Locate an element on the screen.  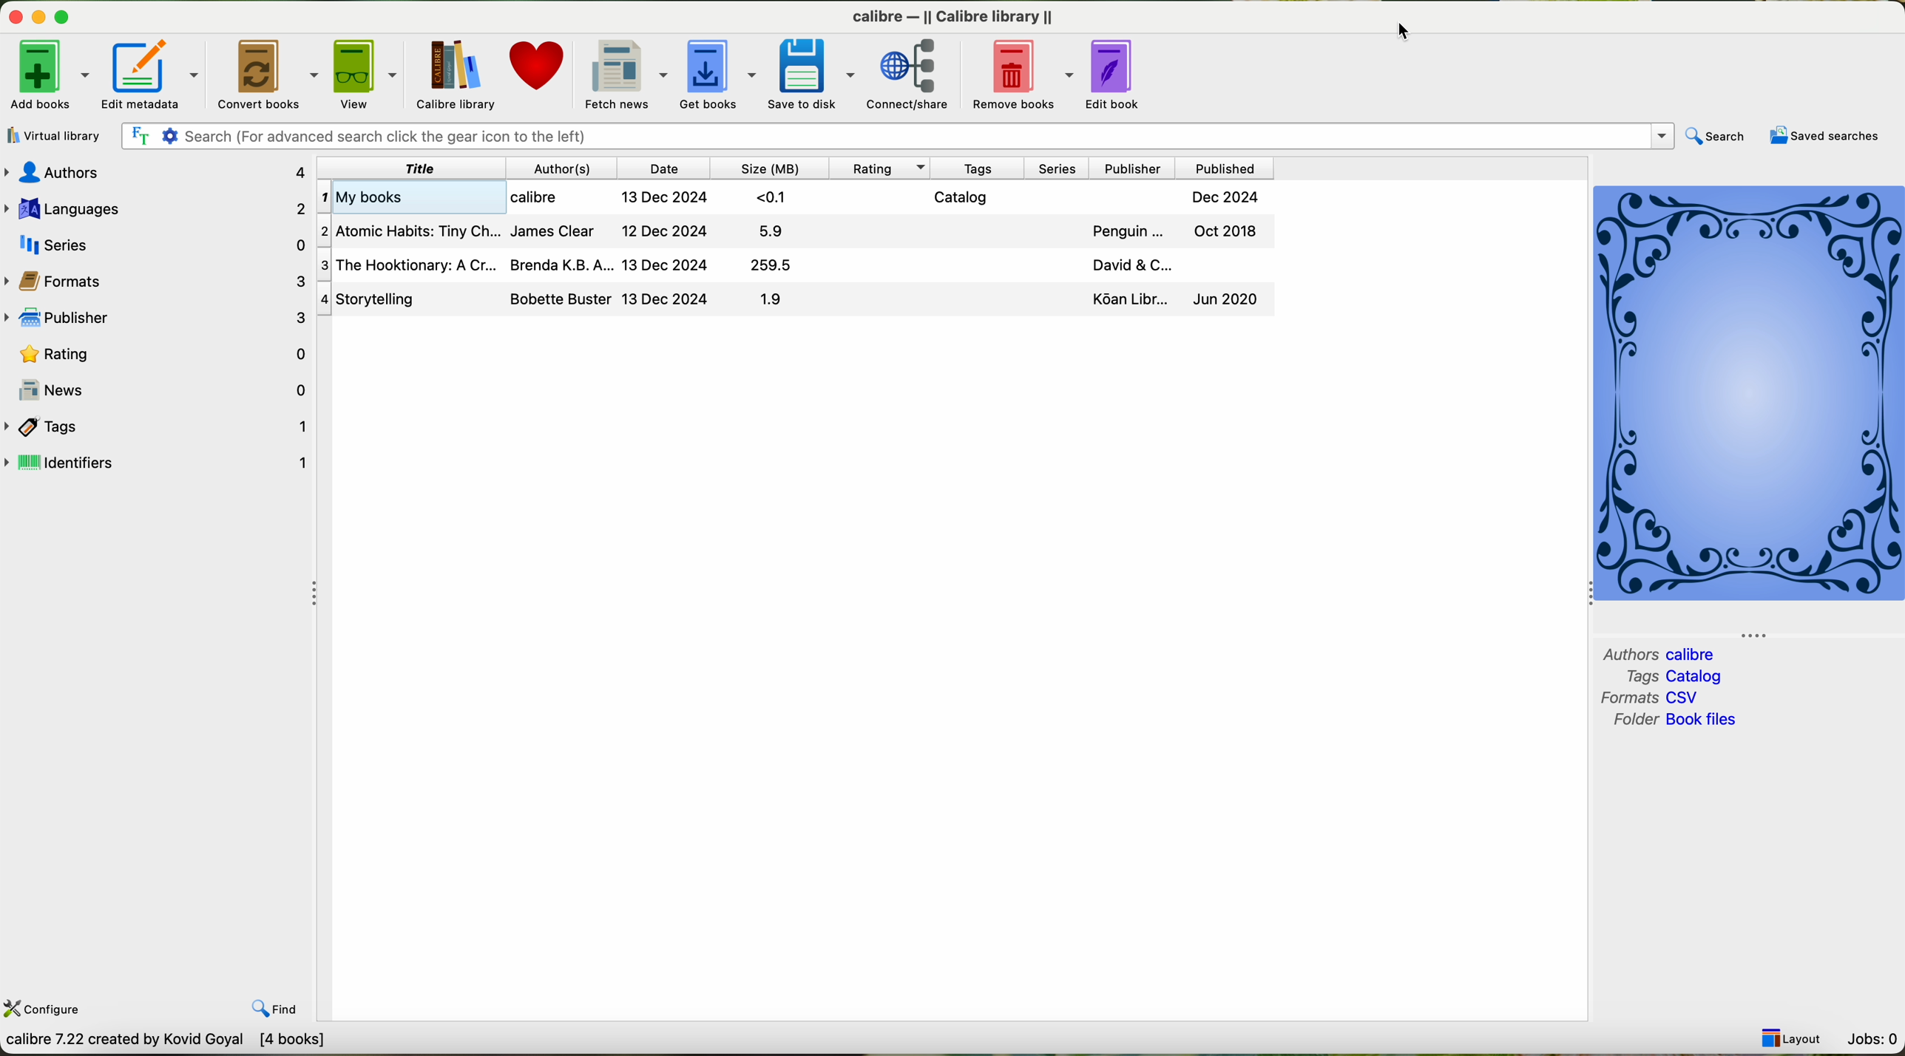
save to disk is located at coordinates (811, 74).